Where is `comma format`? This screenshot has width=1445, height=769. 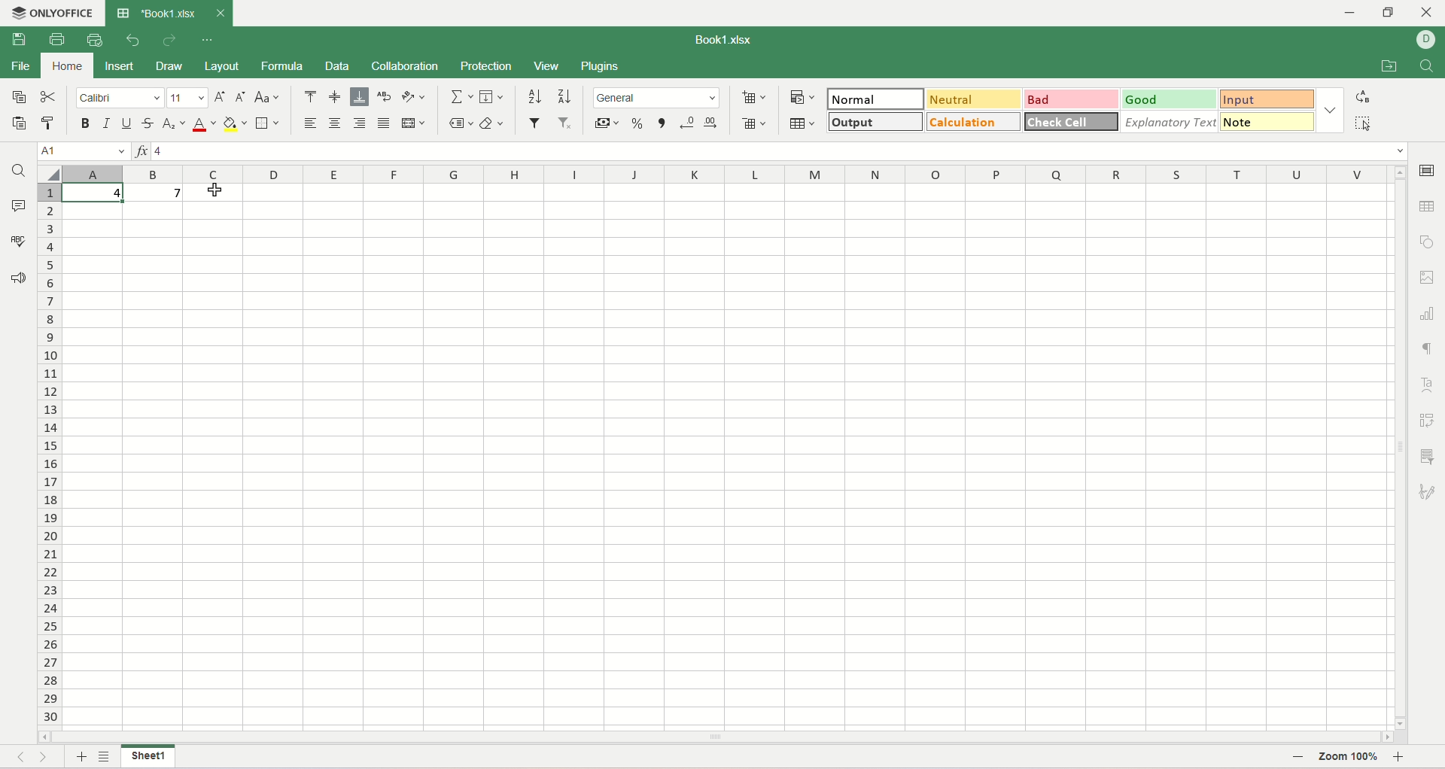
comma format is located at coordinates (662, 123).